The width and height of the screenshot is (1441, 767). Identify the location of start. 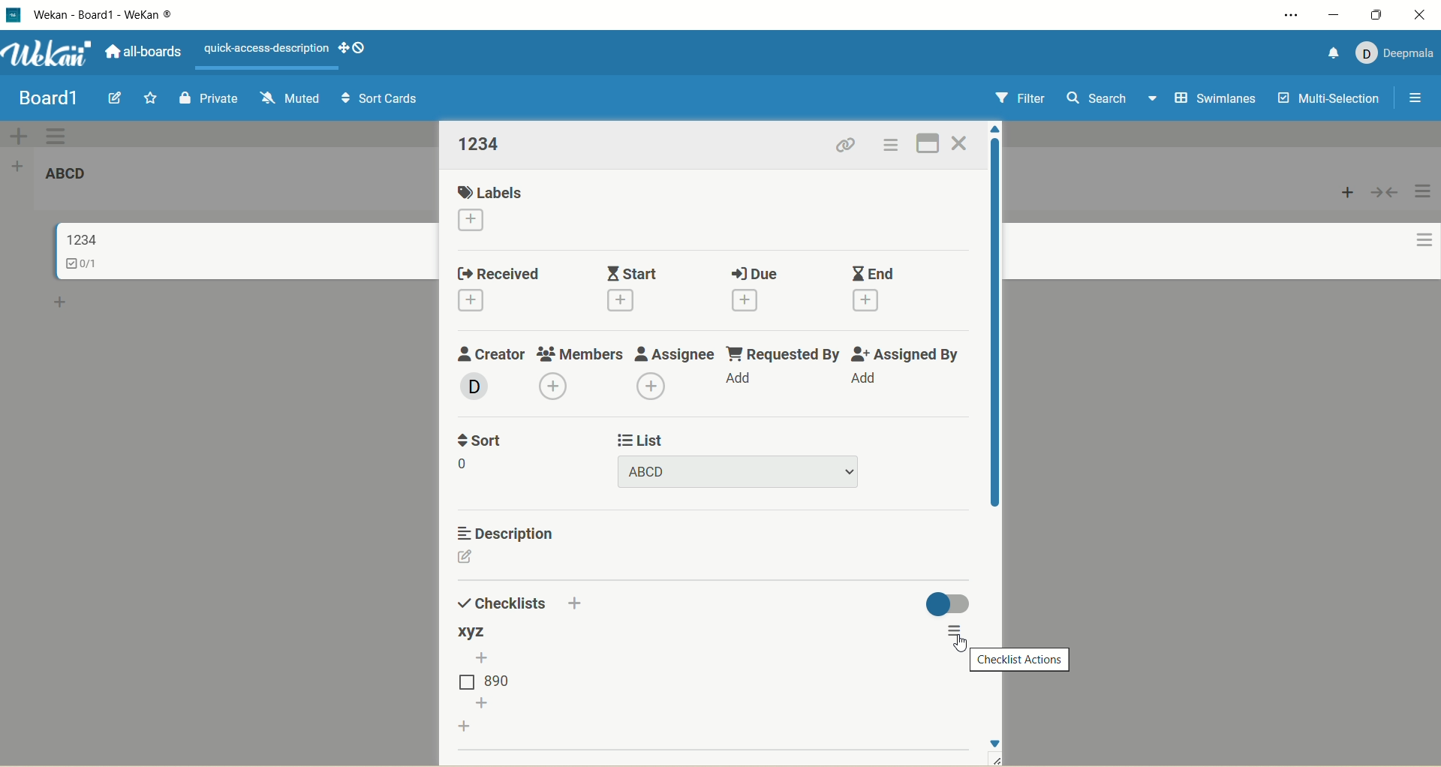
(630, 269).